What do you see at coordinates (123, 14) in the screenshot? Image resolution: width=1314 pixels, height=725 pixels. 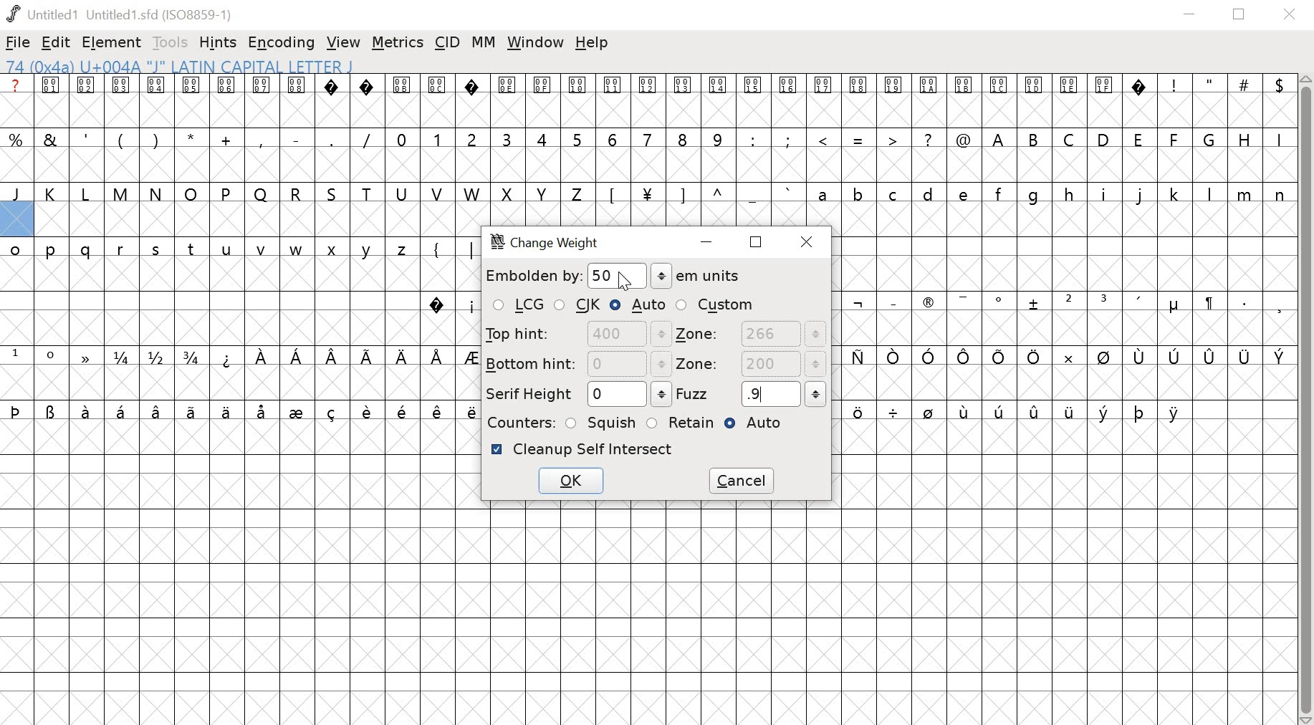 I see `Untitled1 (Untitled1.sfd(ISO8859-1)` at bounding box center [123, 14].